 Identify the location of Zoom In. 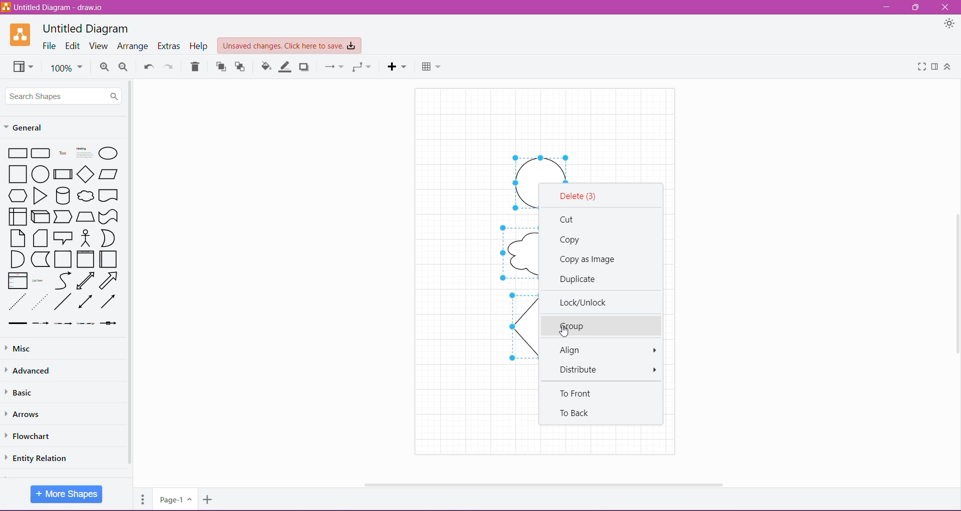
(104, 67).